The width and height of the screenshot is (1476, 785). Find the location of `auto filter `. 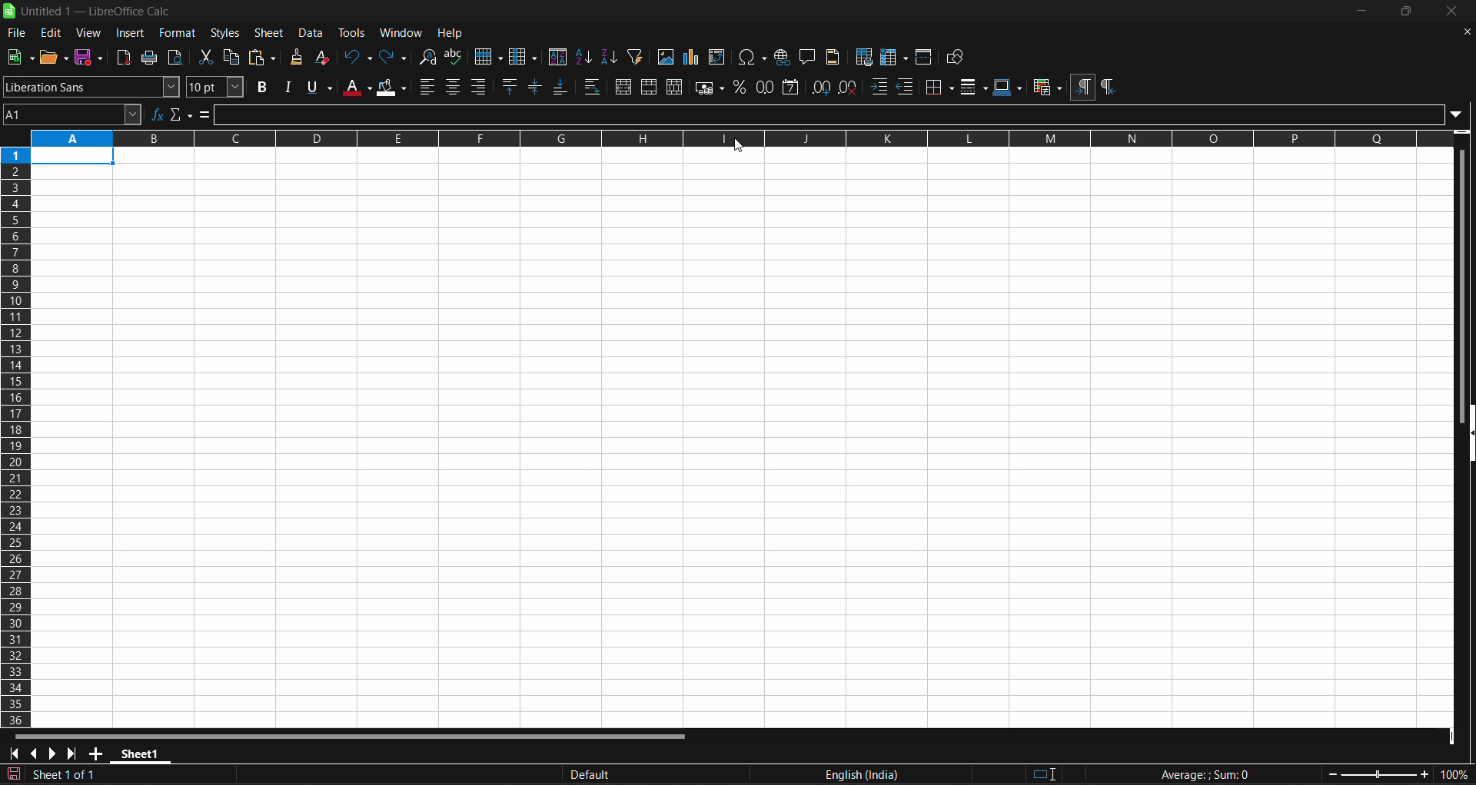

auto filter  is located at coordinates (634, 57).